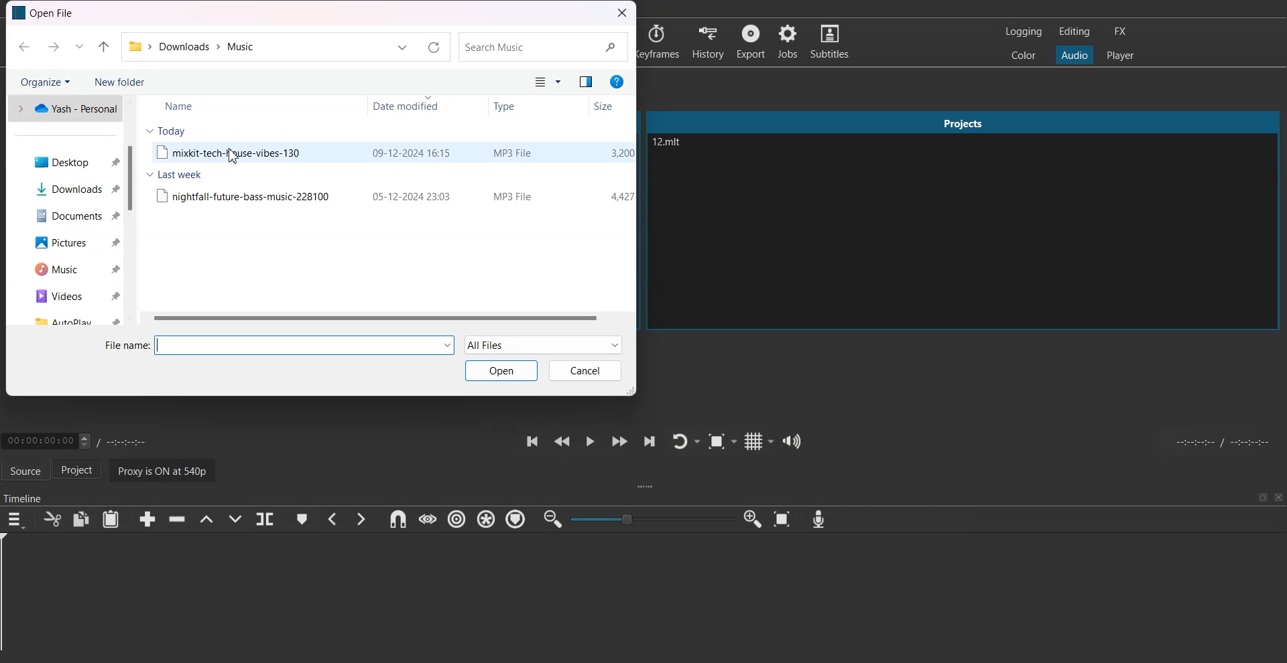 The image size is (1287, 663). What do you see at coordinates (70, 161) in the screenshot?
I see `Desktop` at bounding box center [70, 161].